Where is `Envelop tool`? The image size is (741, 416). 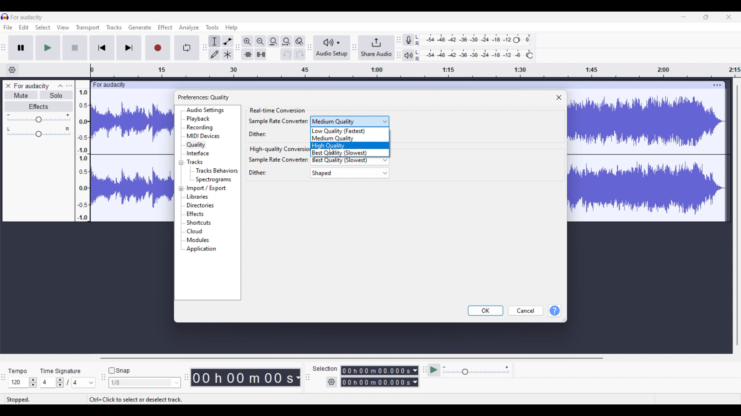 Envelop tool is located at coordinates (228, 41).